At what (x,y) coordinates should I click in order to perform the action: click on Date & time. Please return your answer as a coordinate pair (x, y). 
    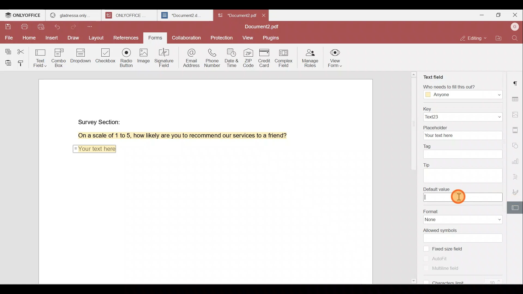
    Looking at the image, I should click on (231, 56).